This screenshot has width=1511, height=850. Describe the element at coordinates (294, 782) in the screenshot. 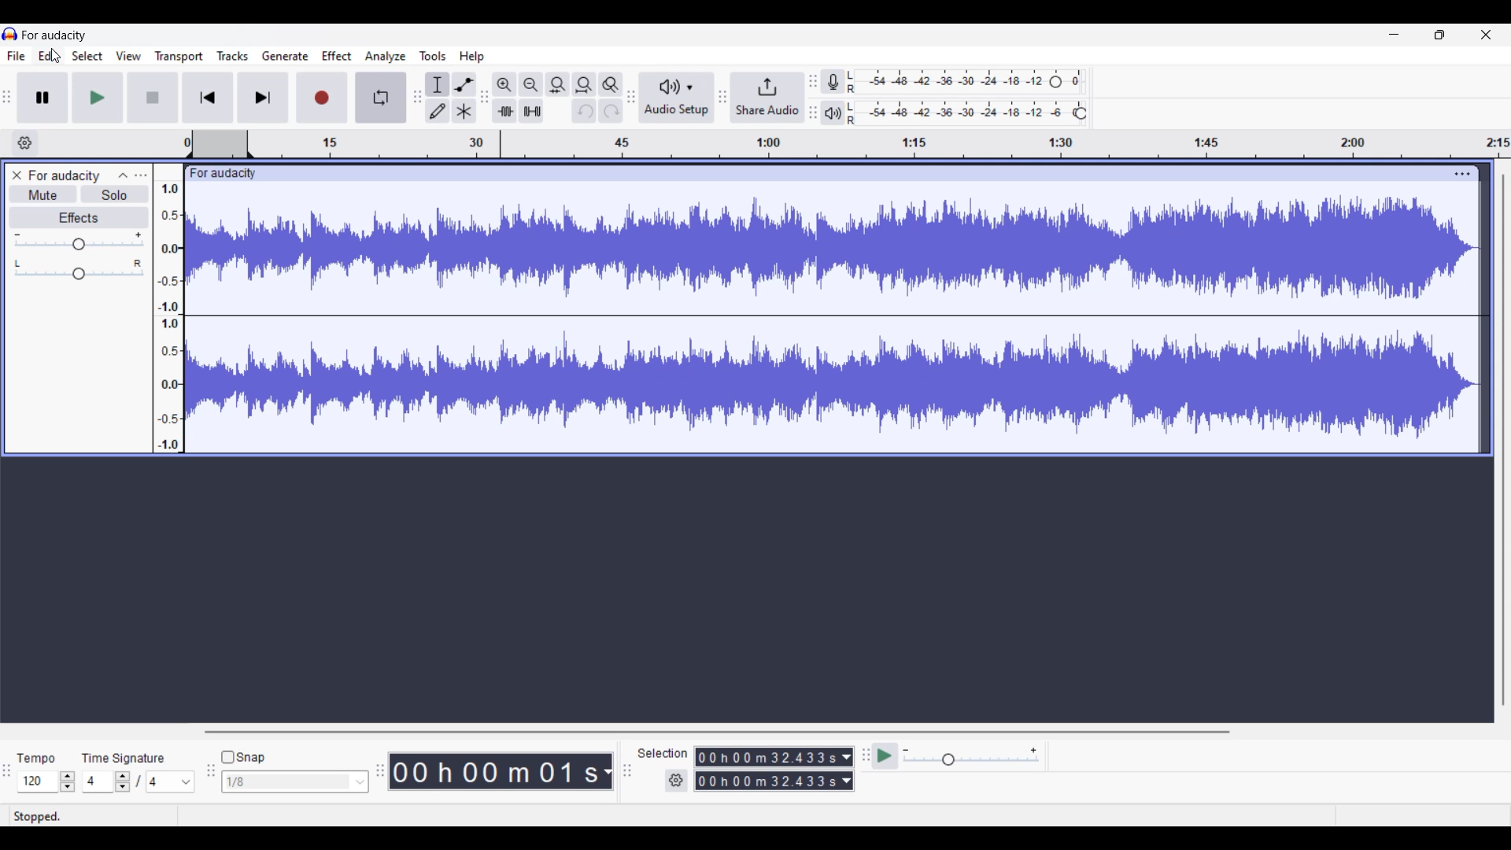

I see `Snap options` at that location.